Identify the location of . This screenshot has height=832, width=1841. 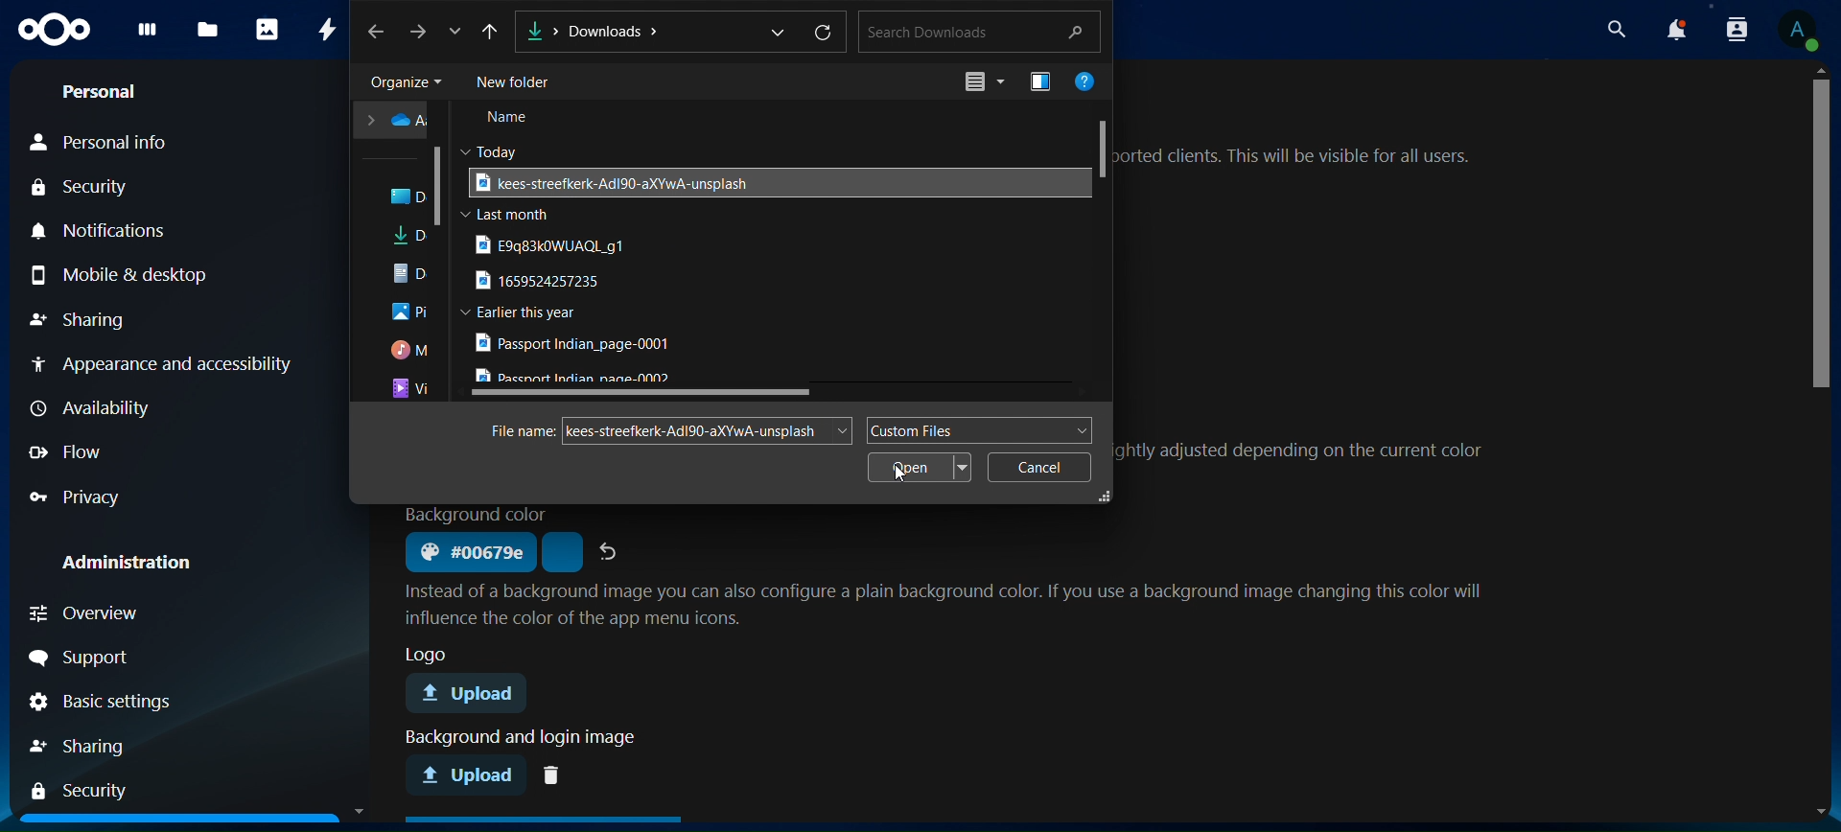
(492, 32).